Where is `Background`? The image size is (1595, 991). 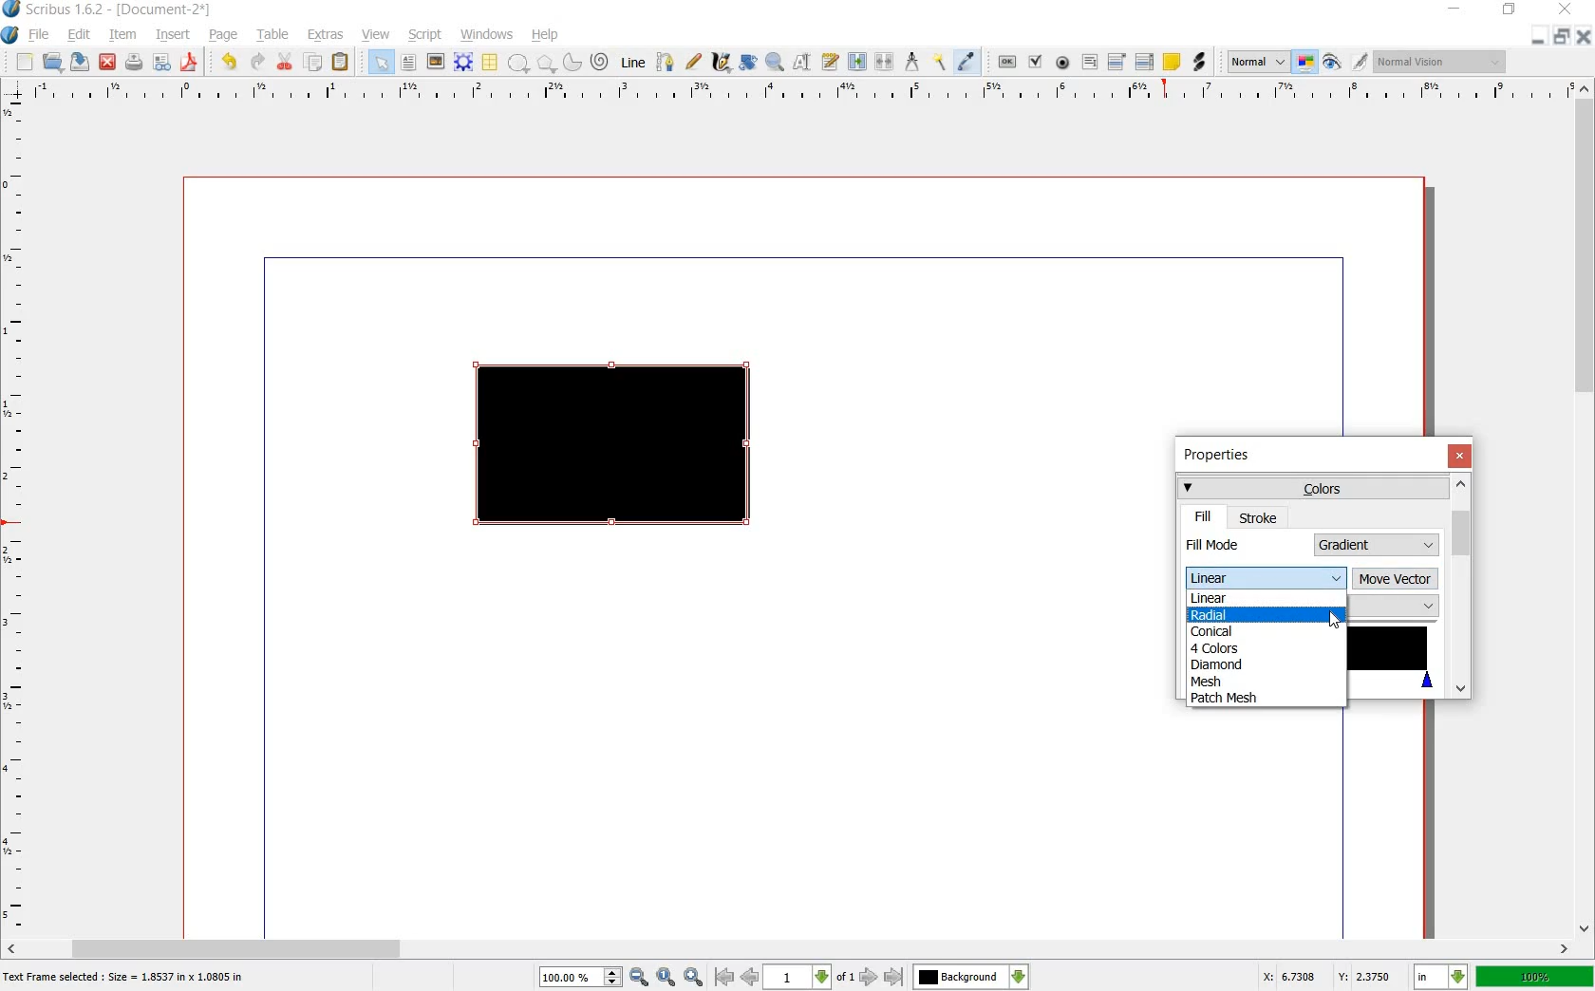 Background is located at coordinates (971, 977).